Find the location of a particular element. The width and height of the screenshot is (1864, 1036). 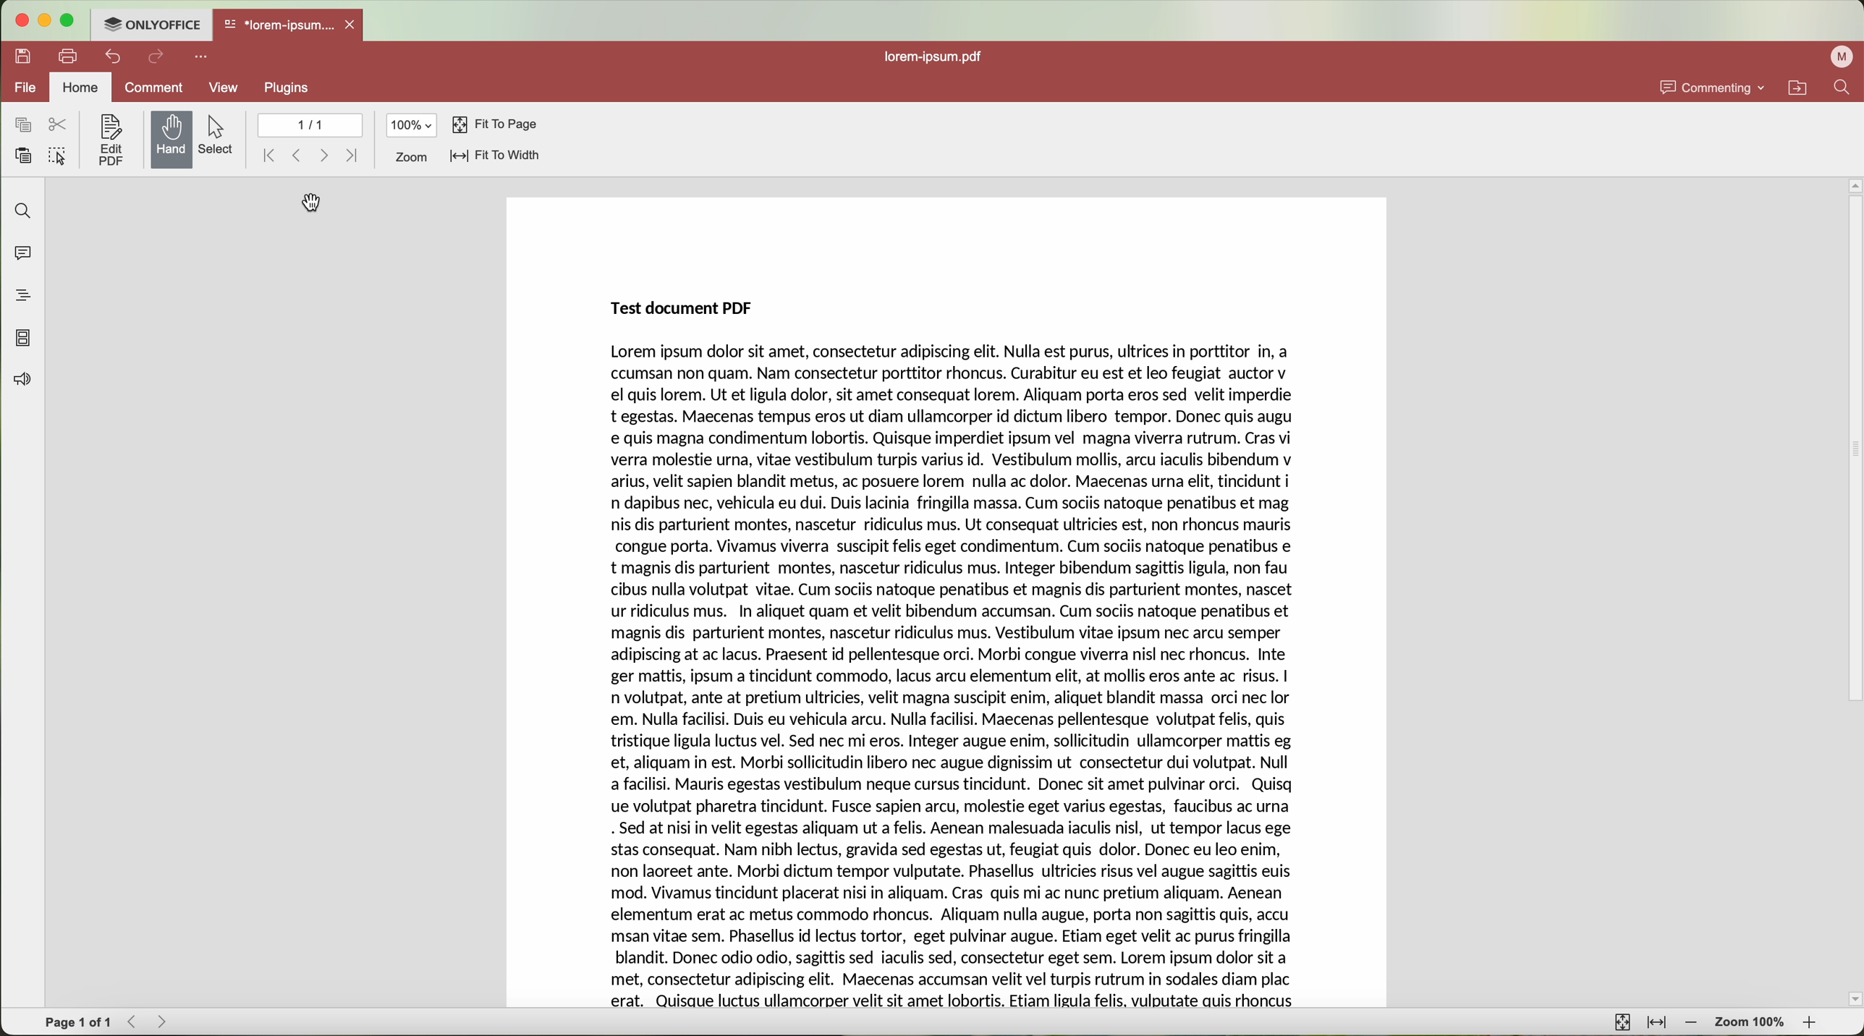

undo is located at coordinates (110, 56).